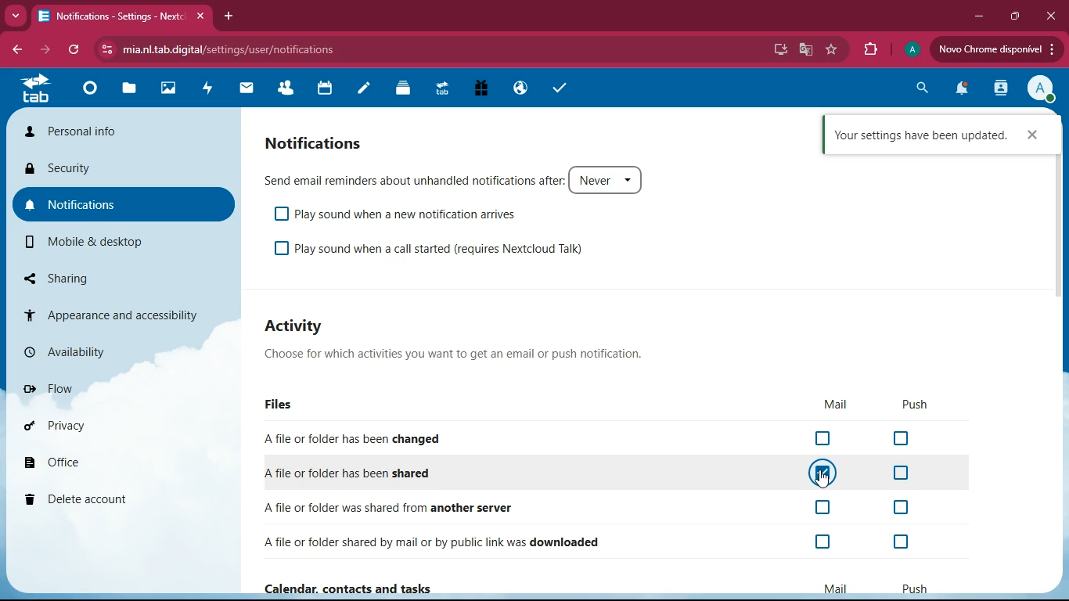  Describe the element at coordinates (440, 91) in the screenshot. I see `tab` at that location.